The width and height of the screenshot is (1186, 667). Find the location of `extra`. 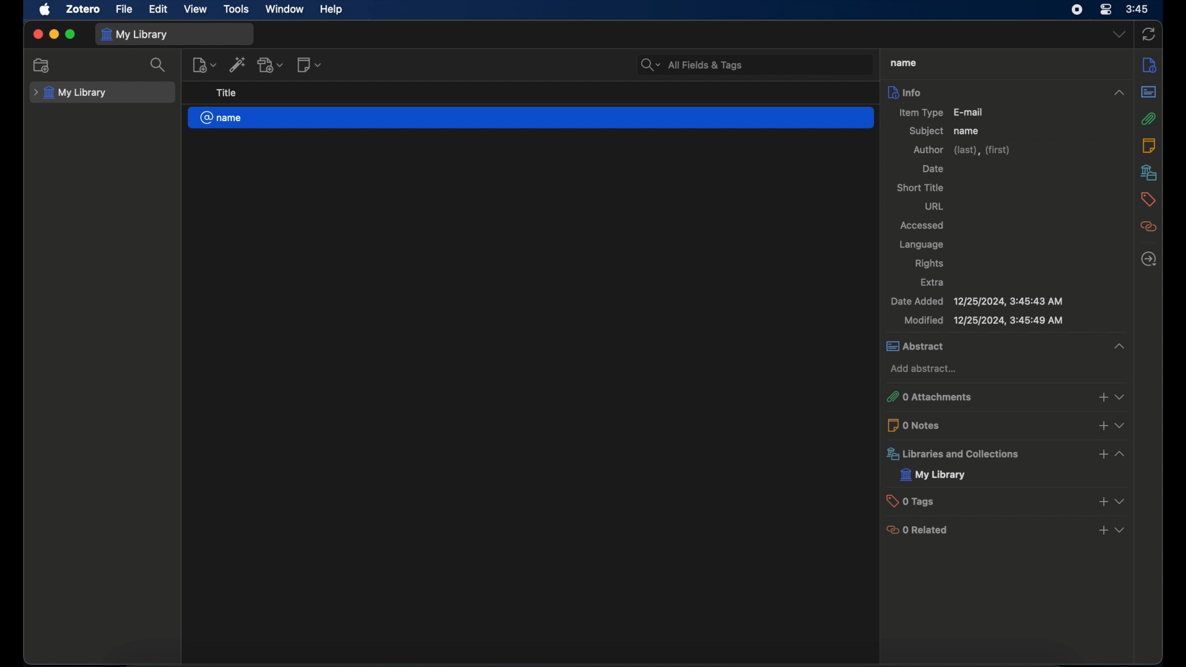

extra is located at coordinates (933, 283).